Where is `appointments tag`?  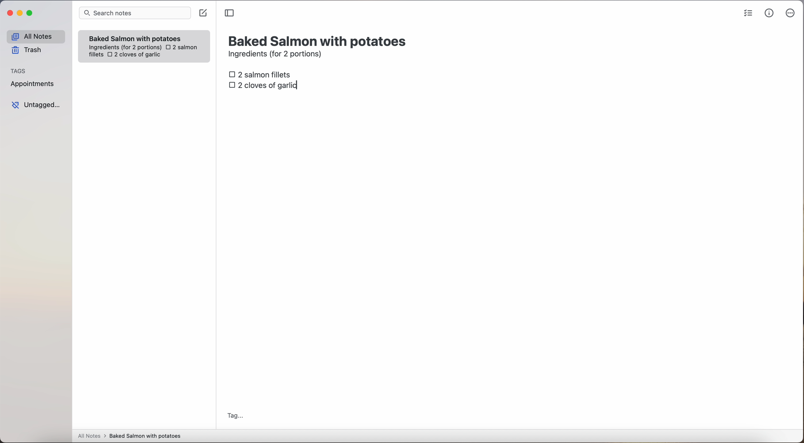
appointments tag is located at coordinates (33, 83).